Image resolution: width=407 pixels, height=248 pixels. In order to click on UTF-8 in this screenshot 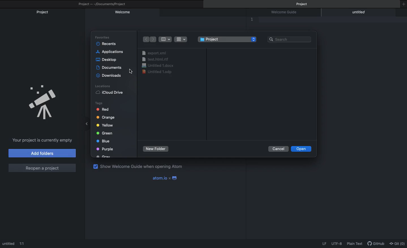, I will do `click(337, 243)`.